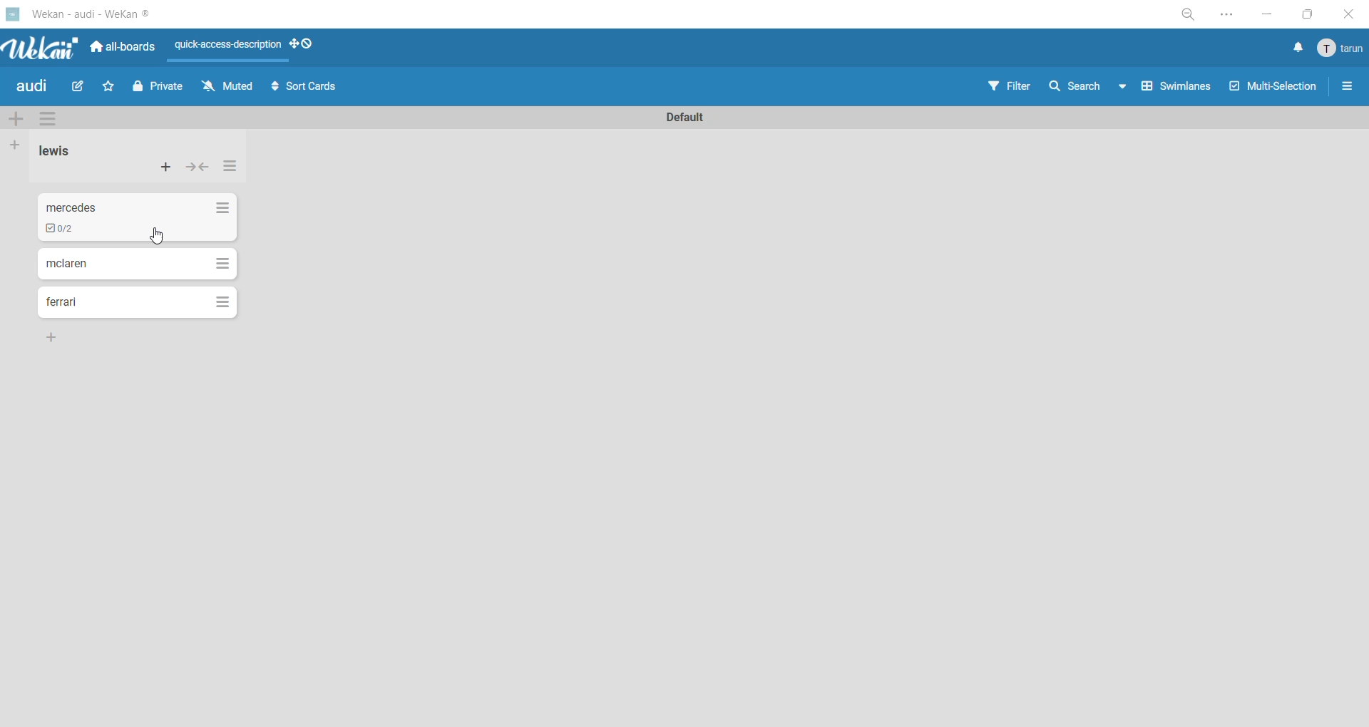 The width and height of the screenshot is (1369, 727). I want to click on muted, so click(231, 91).